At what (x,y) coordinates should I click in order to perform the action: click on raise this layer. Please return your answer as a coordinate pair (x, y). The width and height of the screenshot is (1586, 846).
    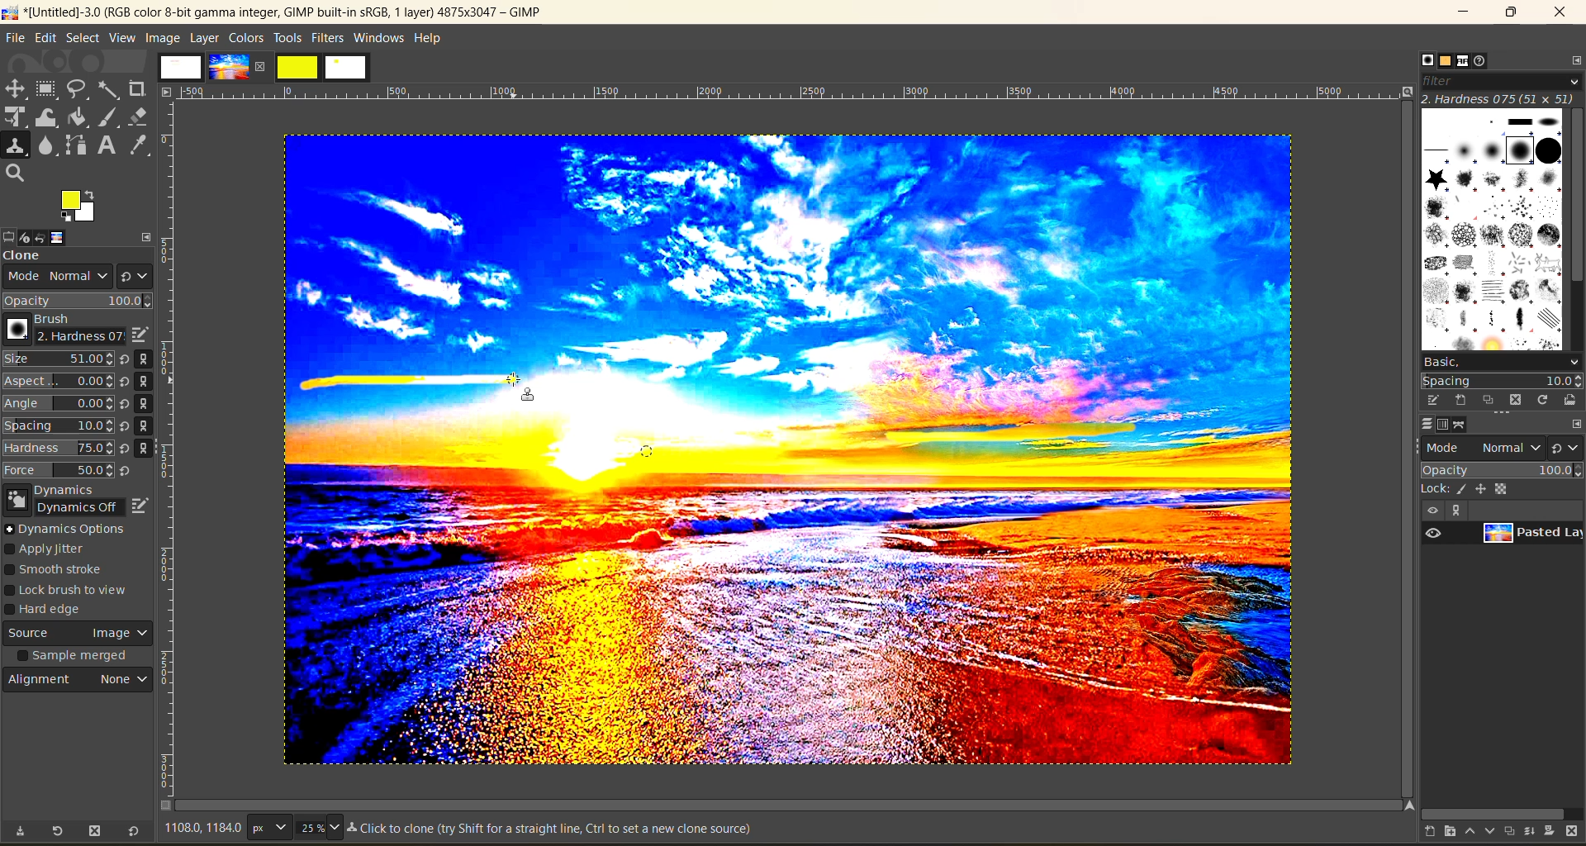
    Looking at the image, I should click on (1463, 832).